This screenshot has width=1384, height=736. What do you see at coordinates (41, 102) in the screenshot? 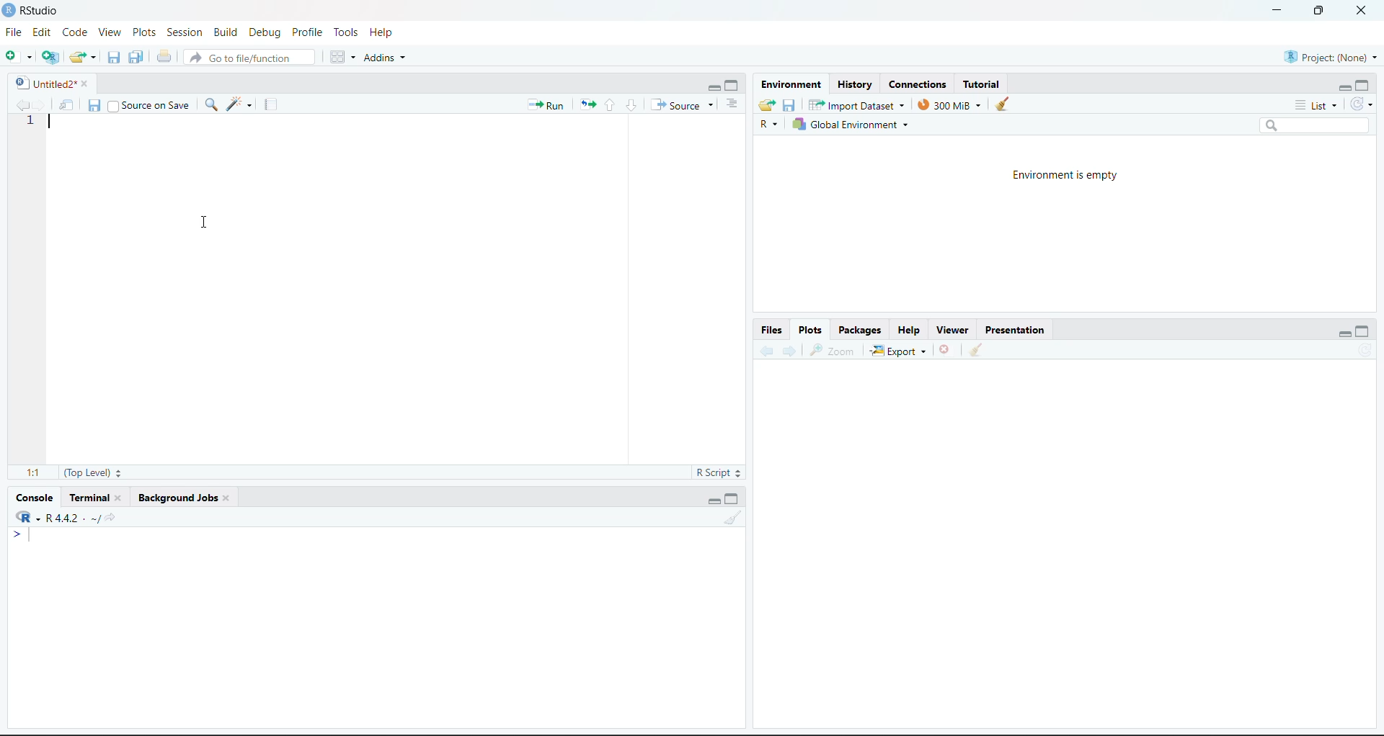
I see `go back to the next source location` at bounding box center [41, 102].